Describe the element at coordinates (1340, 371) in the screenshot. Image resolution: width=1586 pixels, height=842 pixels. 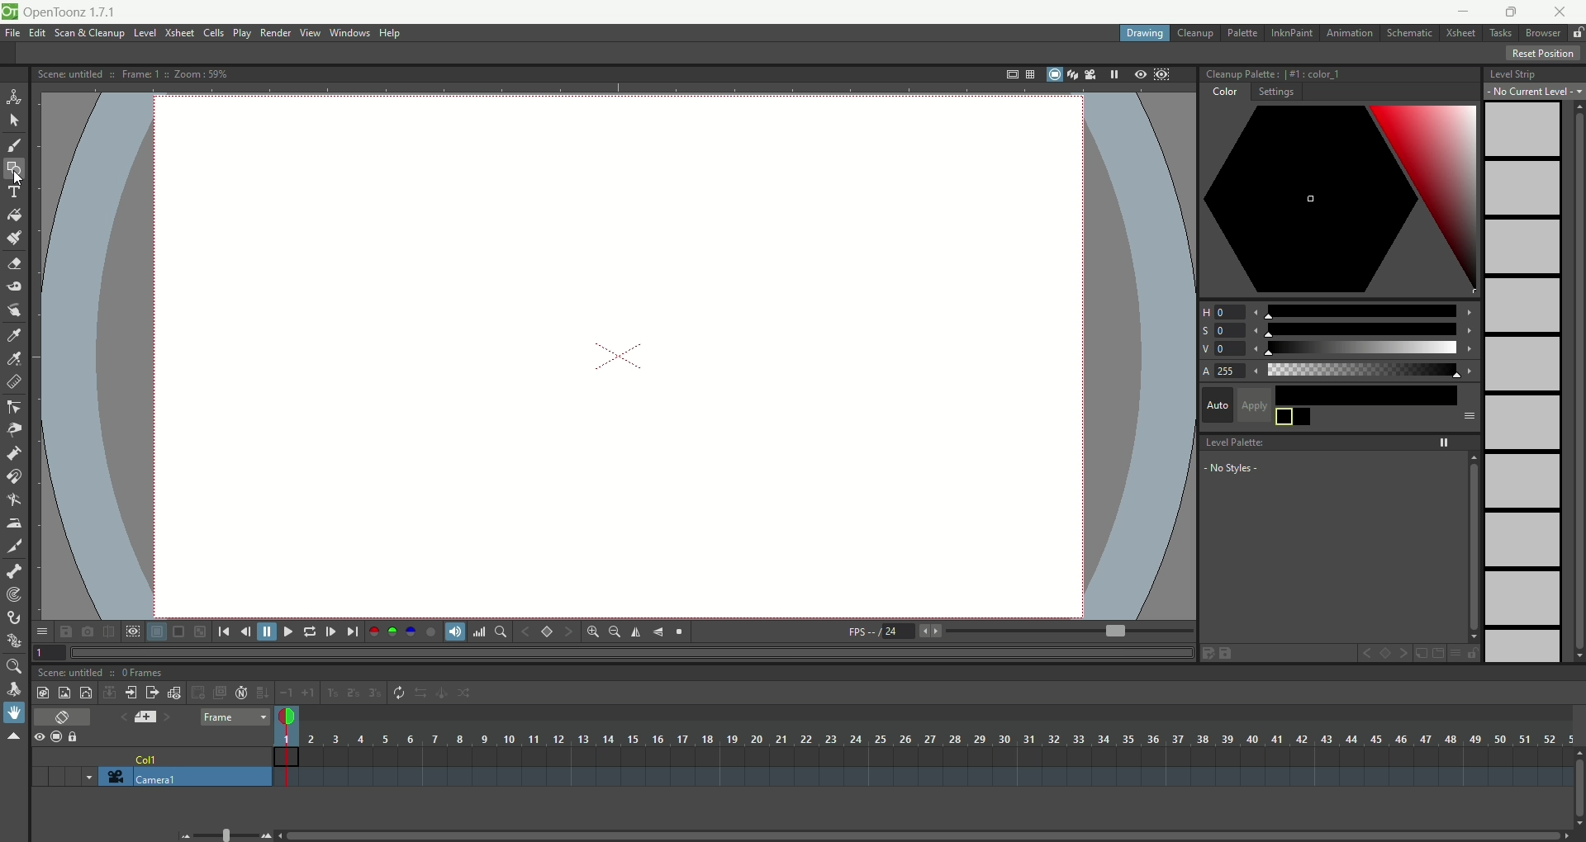
I see `alpha` at that location.